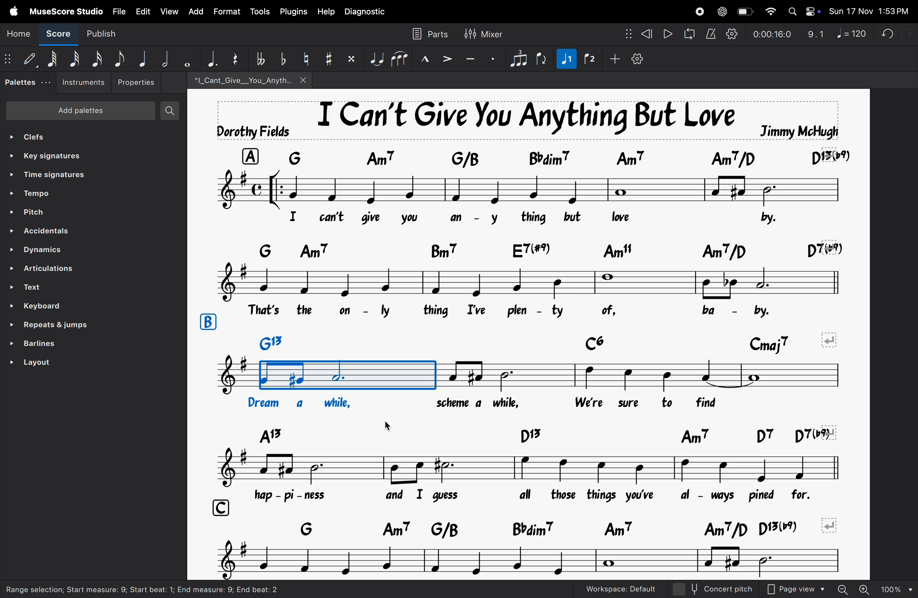  What do you see at coordinates (36, 213) in the screenshot?
I see `pitch` at bounding box center [36, 213].